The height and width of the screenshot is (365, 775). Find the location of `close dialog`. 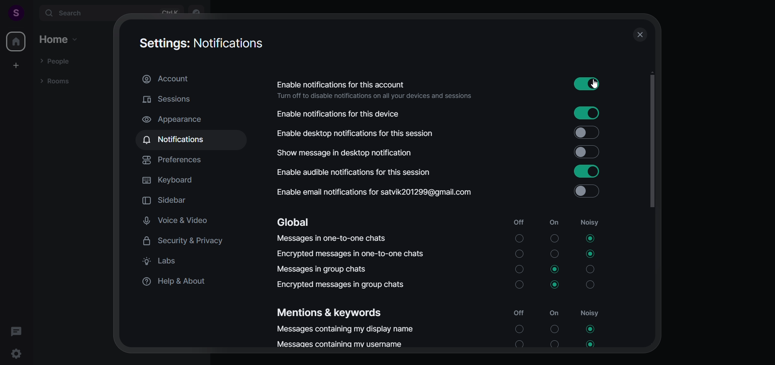

close dialog is located at coordinates (638, 35).